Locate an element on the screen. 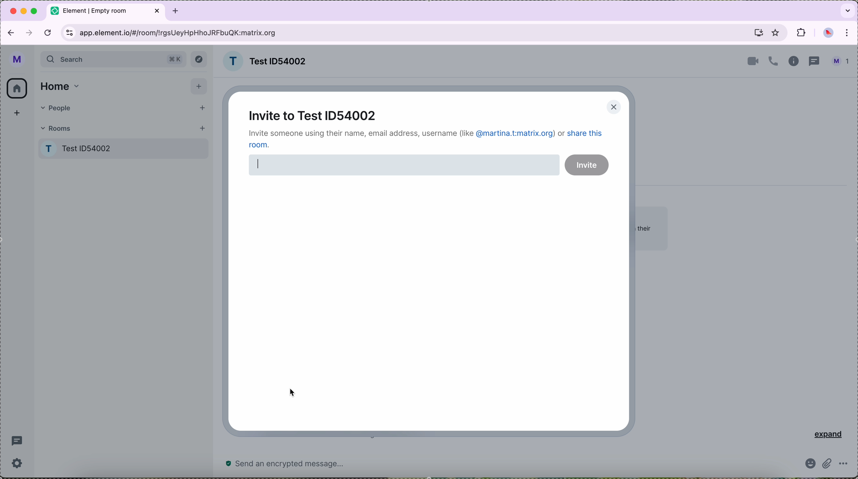 This screenshot has width=858, height=479. search tabs is located at coordinates (846, 10).